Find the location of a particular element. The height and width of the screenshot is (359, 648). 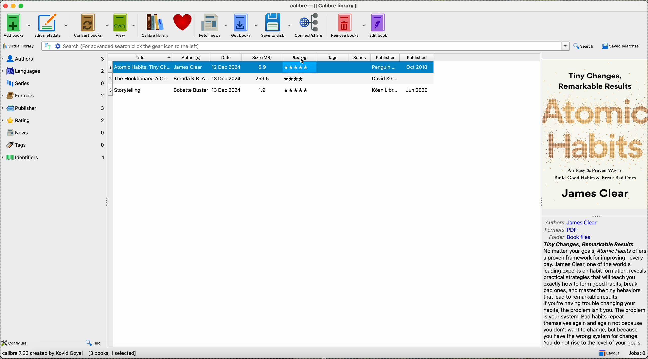

James Clear is located at coordinates (585, 222).